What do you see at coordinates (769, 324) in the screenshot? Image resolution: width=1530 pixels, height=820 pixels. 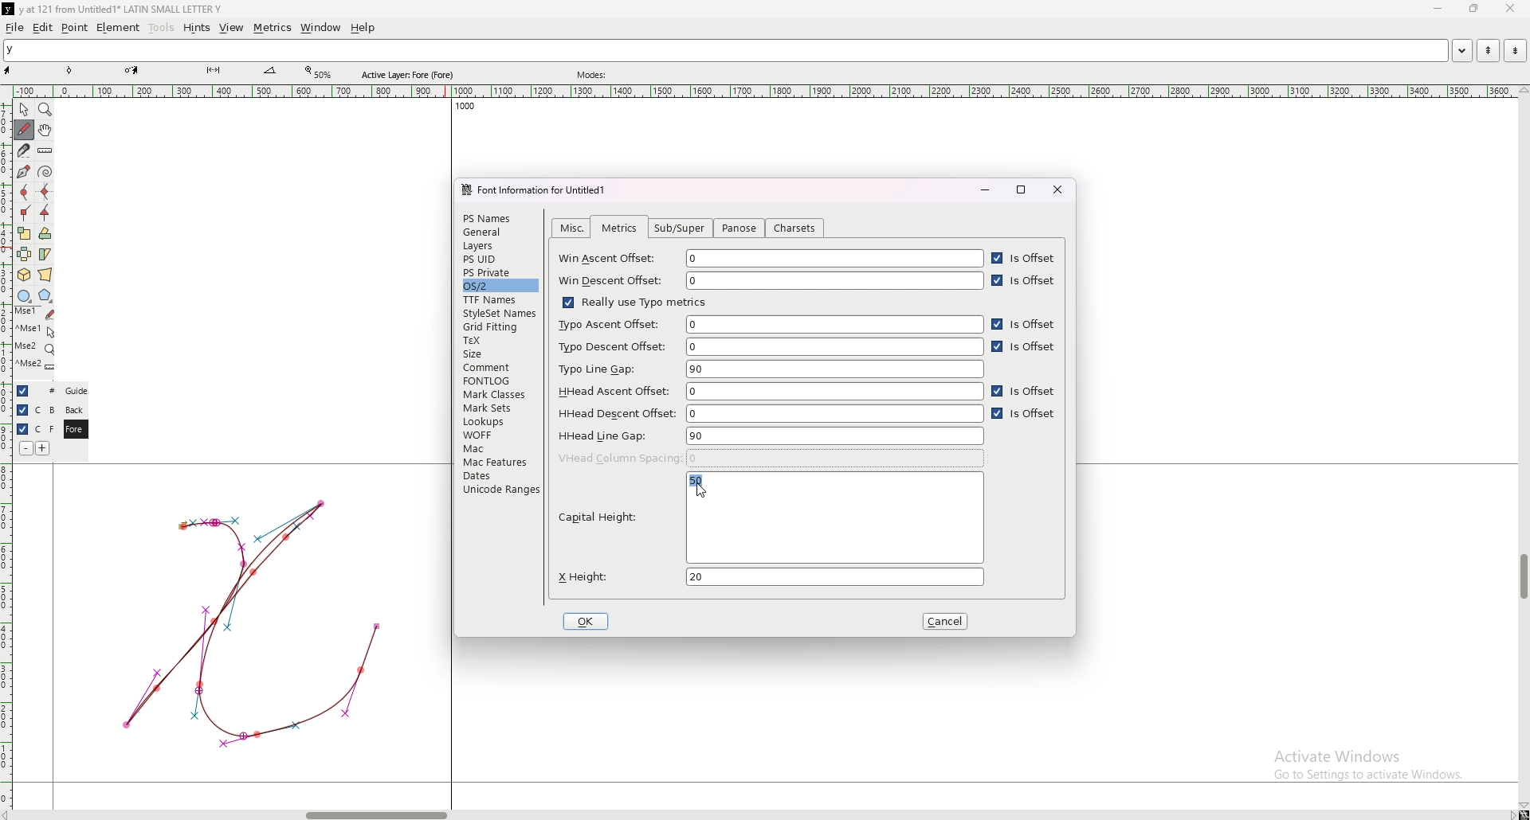 I see `typo ascent offset 0` at bounding box center [769, 324].